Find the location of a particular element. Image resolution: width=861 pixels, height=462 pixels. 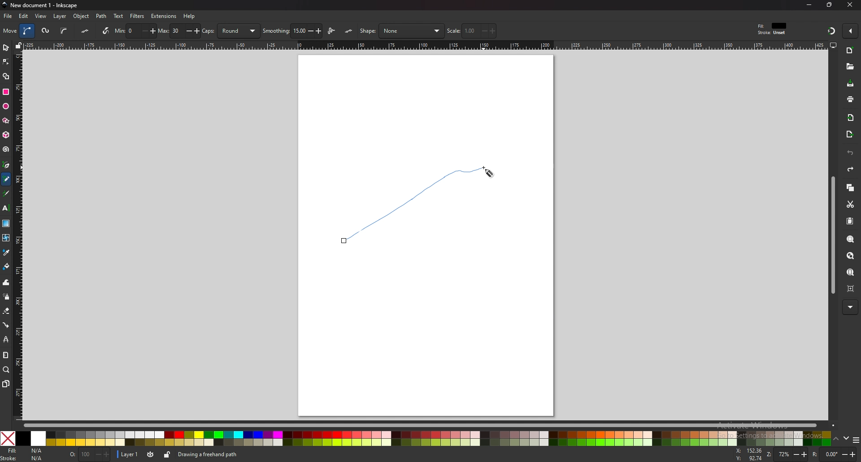

title is located at coordinates (39, 5).